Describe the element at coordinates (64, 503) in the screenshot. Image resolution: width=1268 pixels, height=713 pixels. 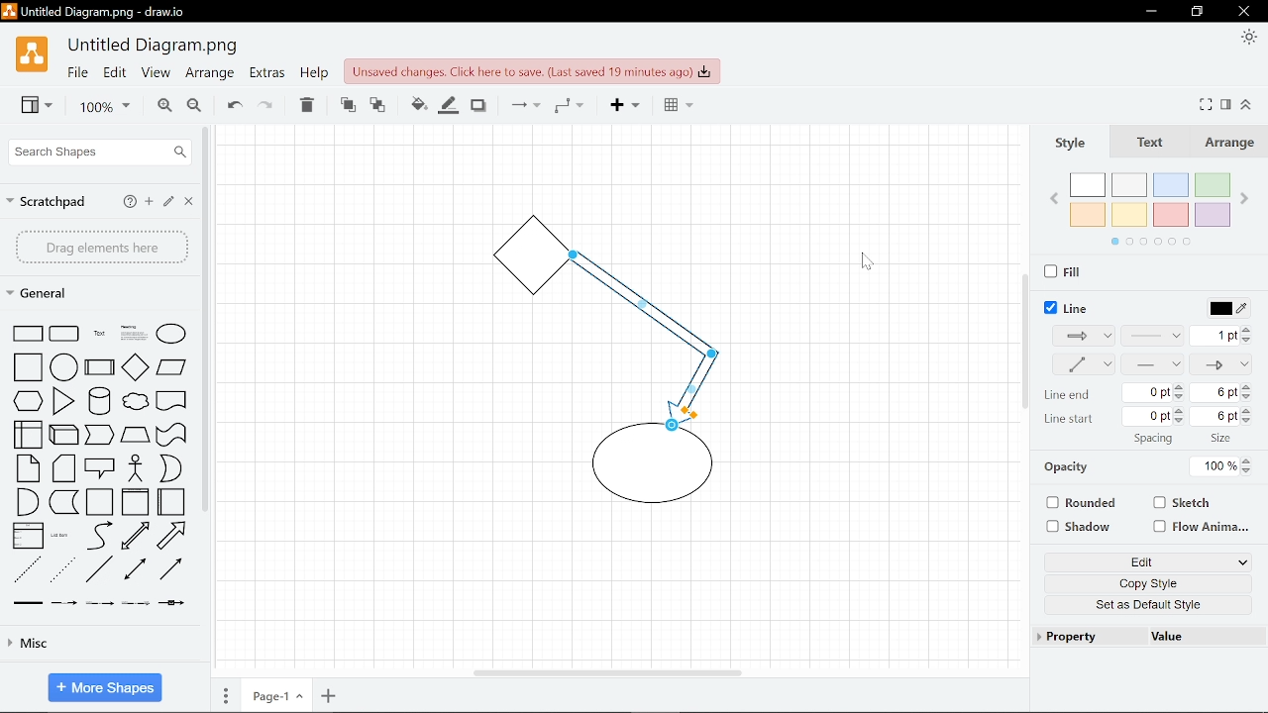
I see `shape` at that location.